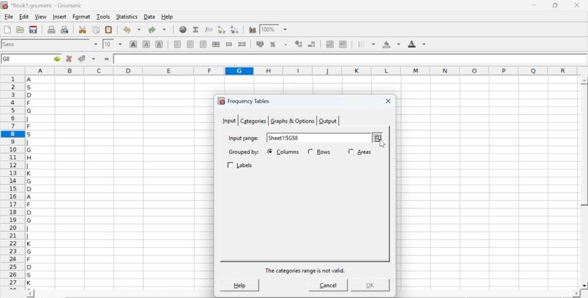 Image resolution: width=588 pixels, height=298 pixels. What do you see at coordinates (284, 138) in the screenshot?
I see `sheet1!$G$8` at bounding box center [284, 138].